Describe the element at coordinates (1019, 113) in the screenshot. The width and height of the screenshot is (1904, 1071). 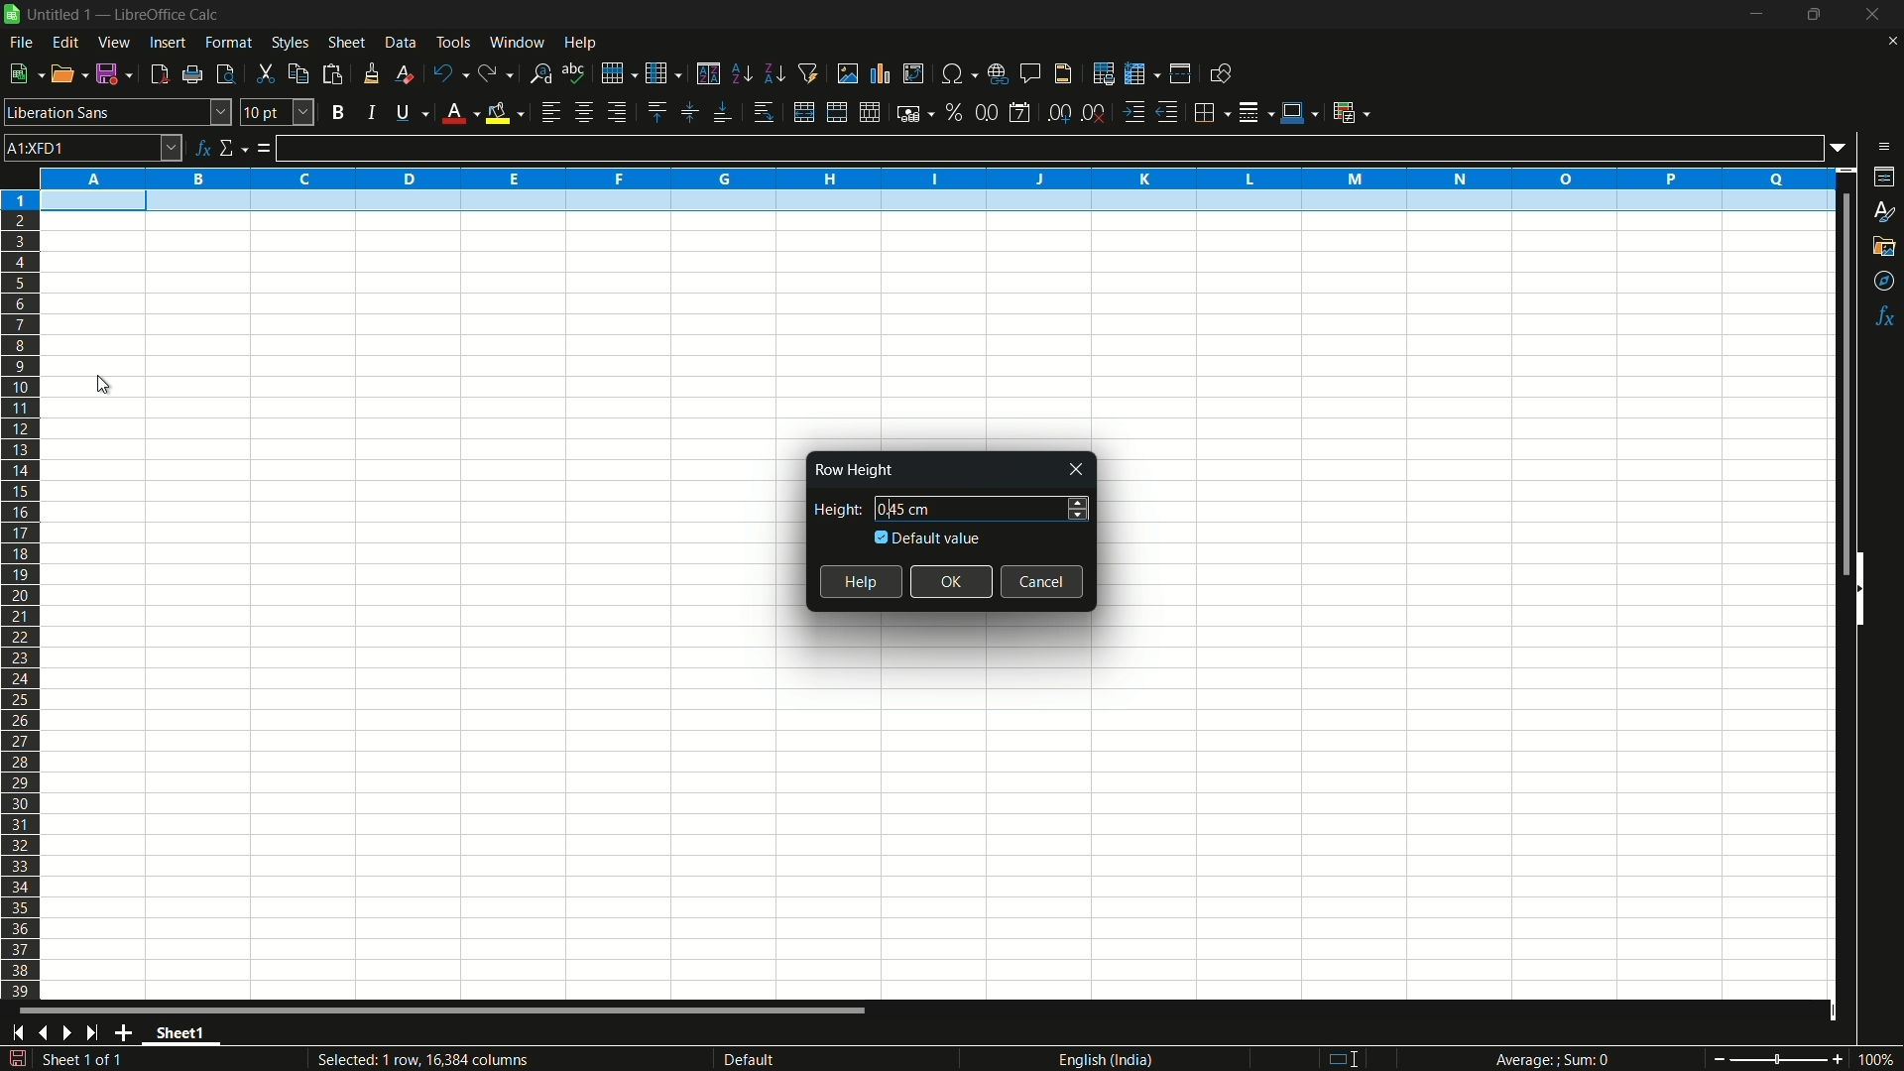
I see `format as date` at that location.